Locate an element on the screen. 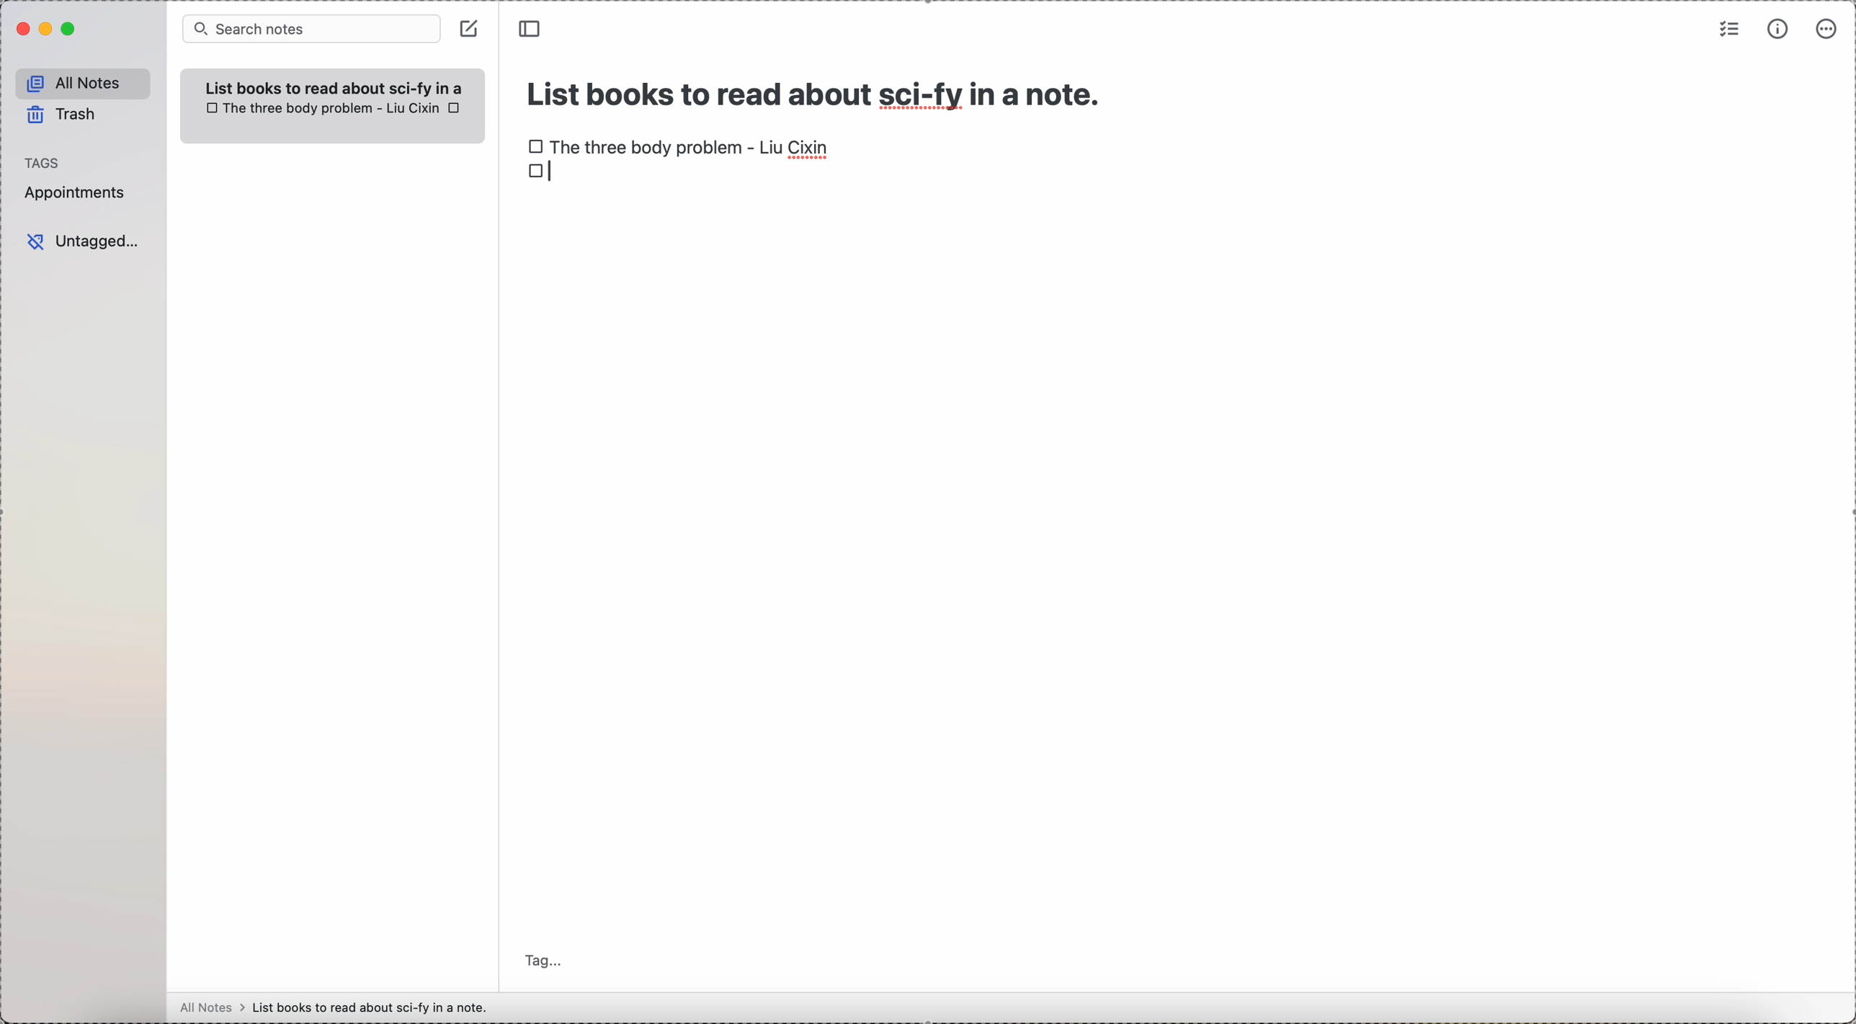  appointments tag is located at coordinates (76, 194).